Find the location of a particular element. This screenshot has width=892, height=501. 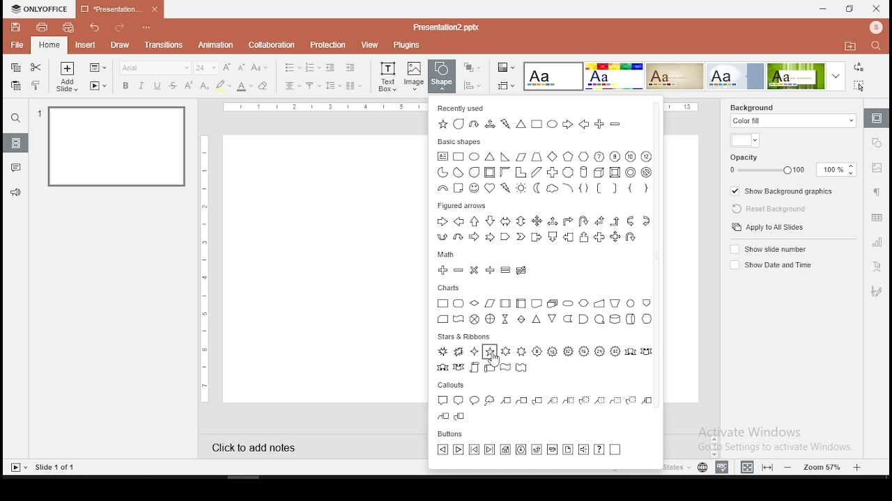

stars and ribbons is located at coordinates (544, 360).